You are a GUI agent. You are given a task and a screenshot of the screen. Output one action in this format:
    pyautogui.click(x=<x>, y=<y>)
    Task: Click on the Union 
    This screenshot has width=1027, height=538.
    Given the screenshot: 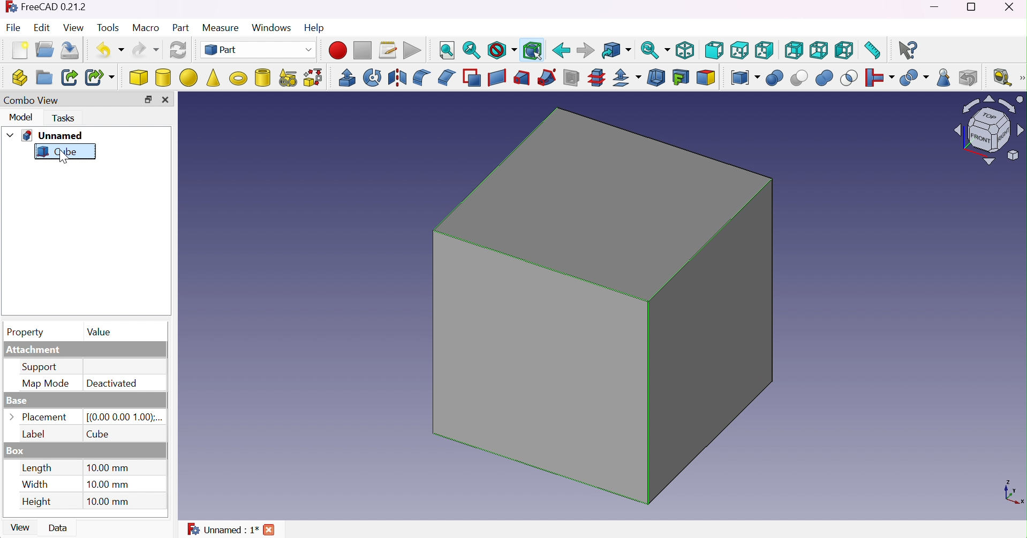 What is the action you would take?
    pyautogui.click(x=824, y=78)
    